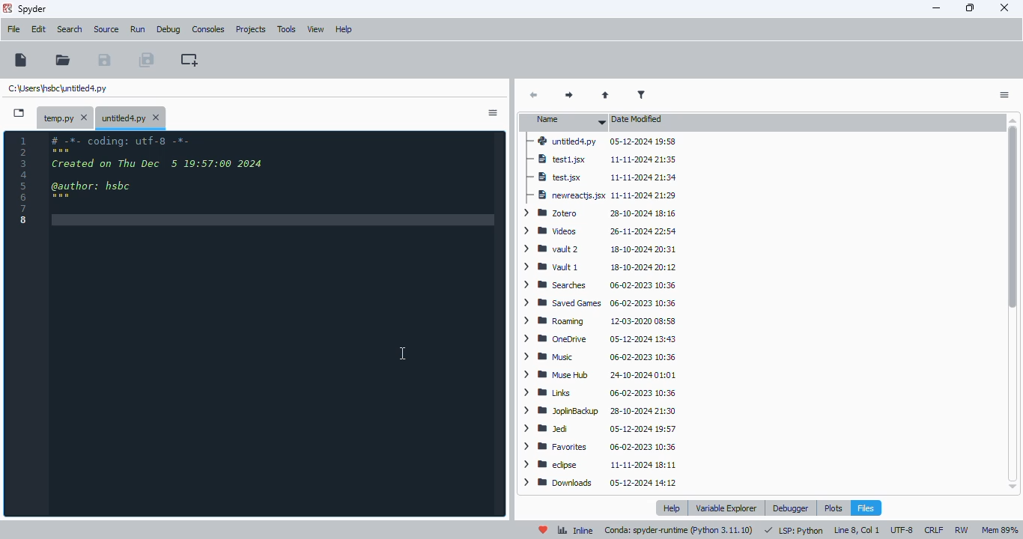 This screenshot has width=1023, height=539. What do you see at coordinates (208, 28) in the screenshot?
I see `consoles` at bounding box center [208, 28].